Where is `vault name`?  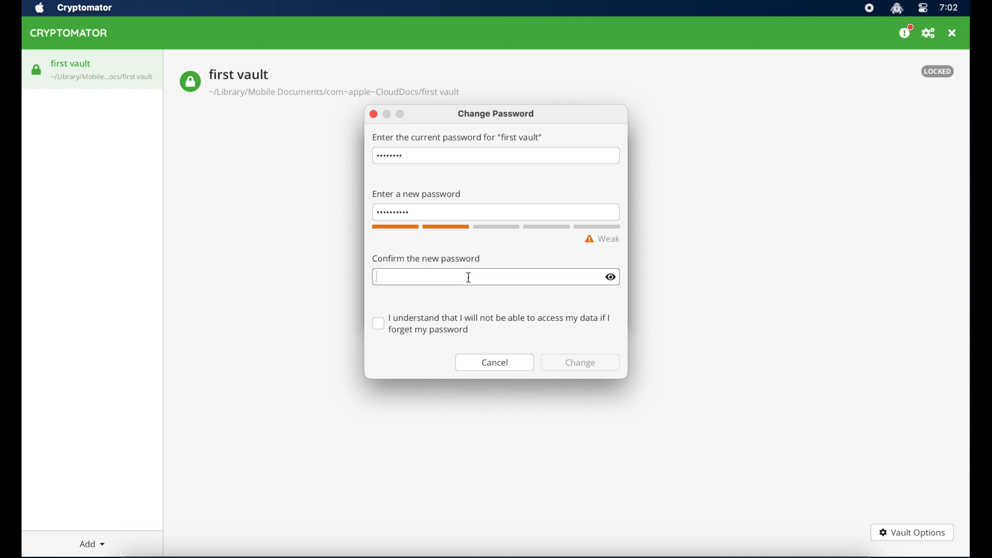 vault name is located at coordinates (239, 74).